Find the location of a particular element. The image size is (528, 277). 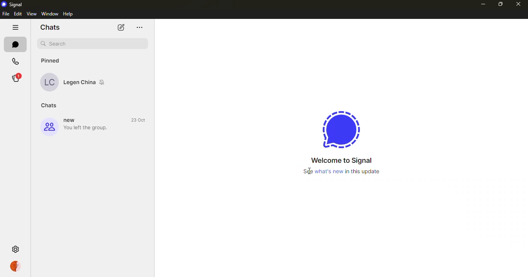

more is located at coordinates (140, 28).